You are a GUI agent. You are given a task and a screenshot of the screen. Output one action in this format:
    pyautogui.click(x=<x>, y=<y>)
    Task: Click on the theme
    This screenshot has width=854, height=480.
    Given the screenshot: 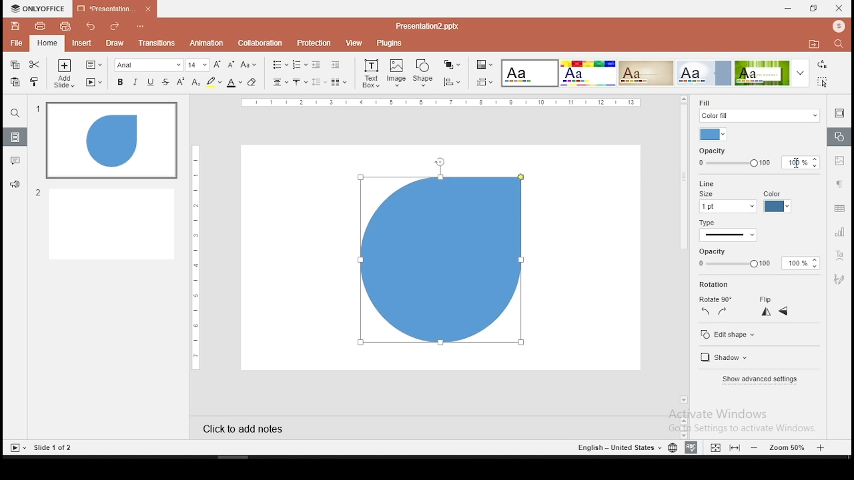 What is the action you would take?
    pyautogui.click(x=528, y=73)
    